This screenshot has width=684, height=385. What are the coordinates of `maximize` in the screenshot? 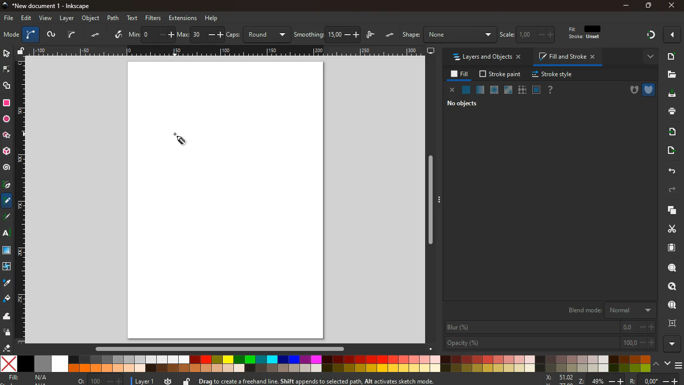 It's located at (646, 5).